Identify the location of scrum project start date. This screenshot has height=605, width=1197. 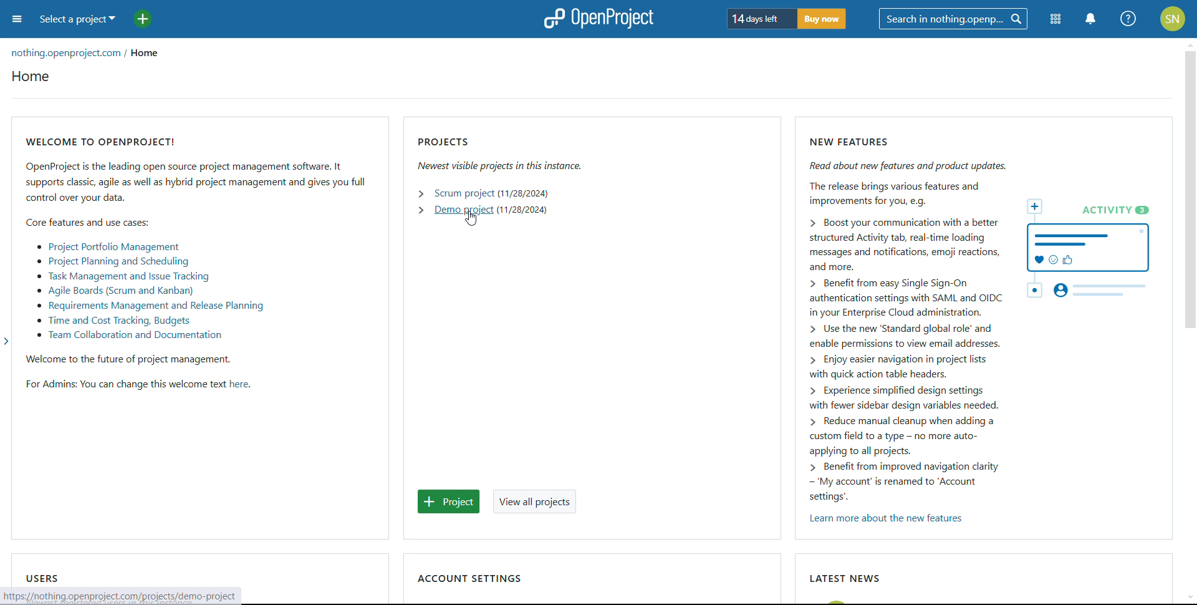
(524, 193).